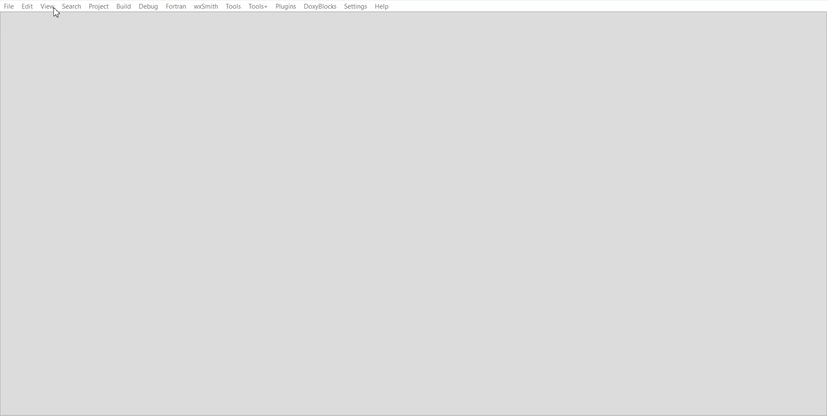  Describe the element at coordinates (57, 13) in the screenshot. I see `Cursor` at that location.